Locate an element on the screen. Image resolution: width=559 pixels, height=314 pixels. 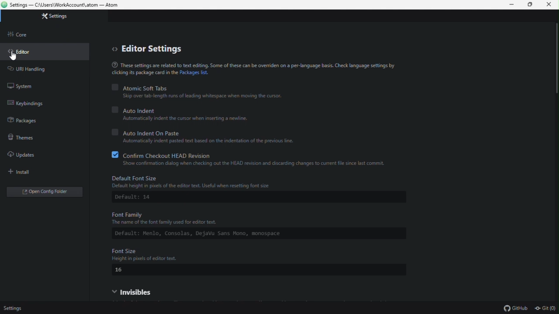
URL handling is located at coordinates (35, 70).